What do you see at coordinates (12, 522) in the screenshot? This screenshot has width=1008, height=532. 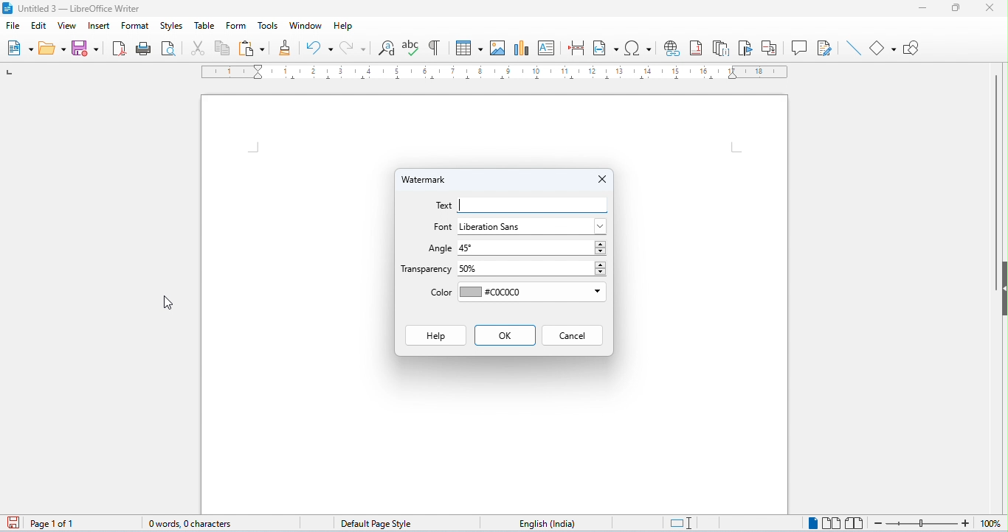 I see `save` at bounding box center [12, 522].